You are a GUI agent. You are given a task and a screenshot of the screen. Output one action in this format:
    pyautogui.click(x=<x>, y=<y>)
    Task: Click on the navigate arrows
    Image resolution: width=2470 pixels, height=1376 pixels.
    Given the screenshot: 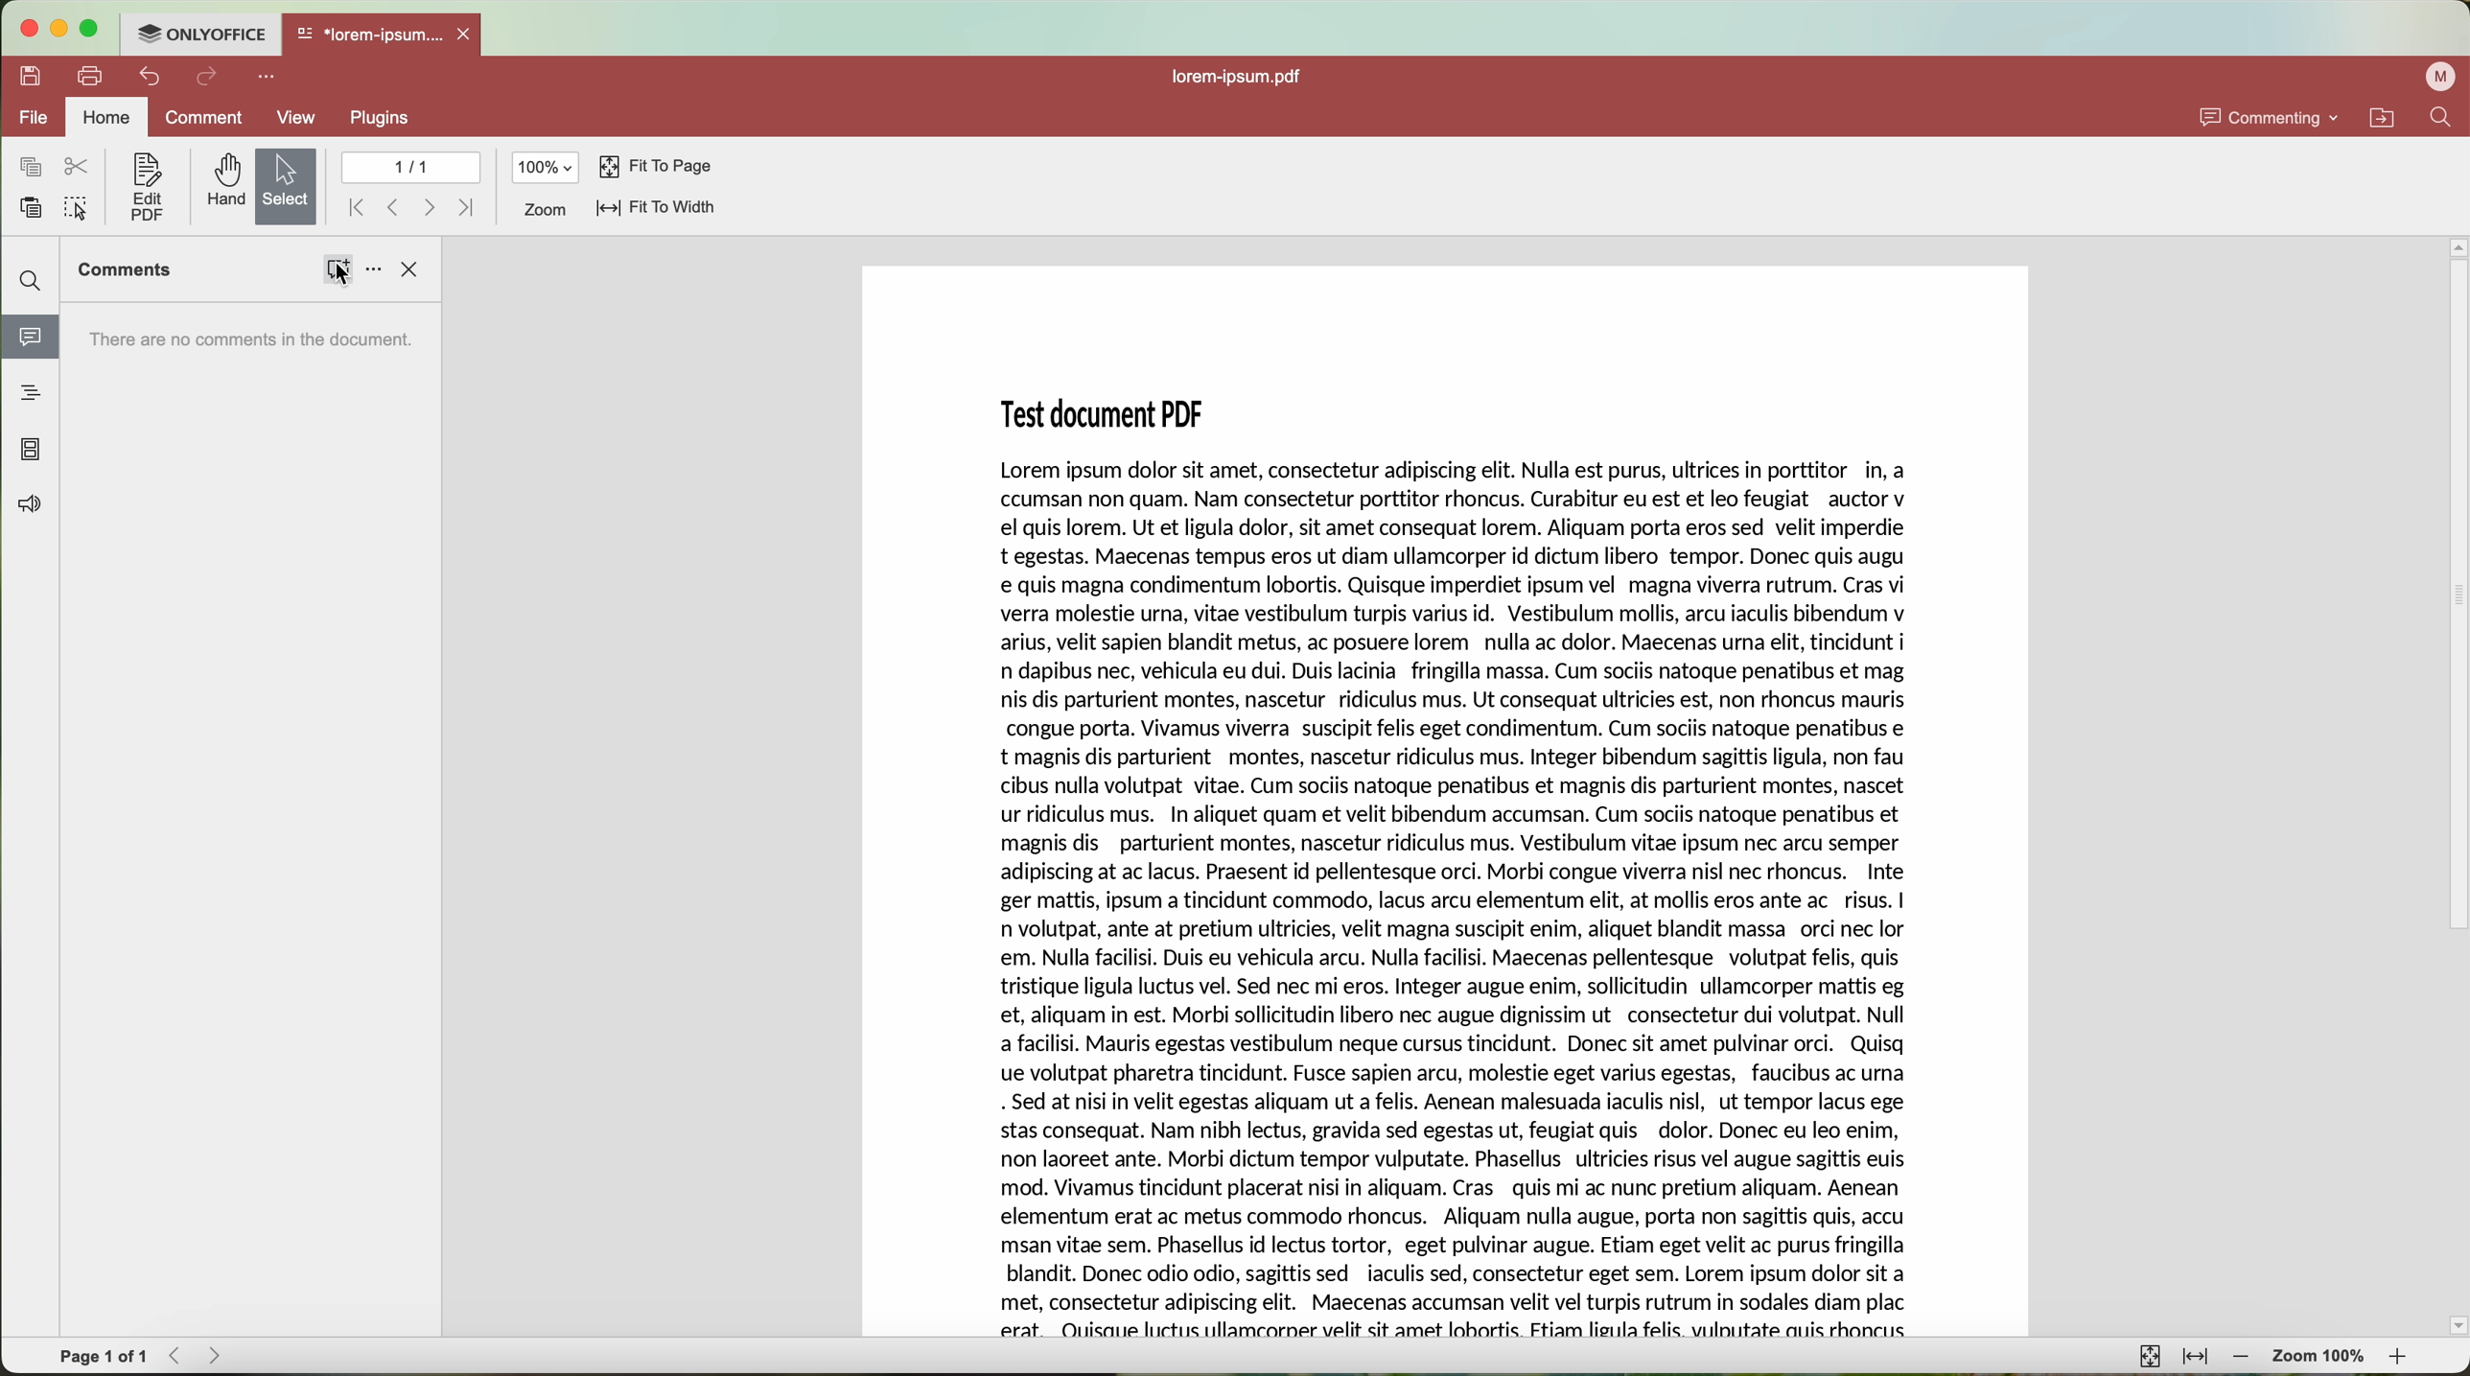 What is the action you would take?
    pyautogui.click(x=198, y=1357)
    